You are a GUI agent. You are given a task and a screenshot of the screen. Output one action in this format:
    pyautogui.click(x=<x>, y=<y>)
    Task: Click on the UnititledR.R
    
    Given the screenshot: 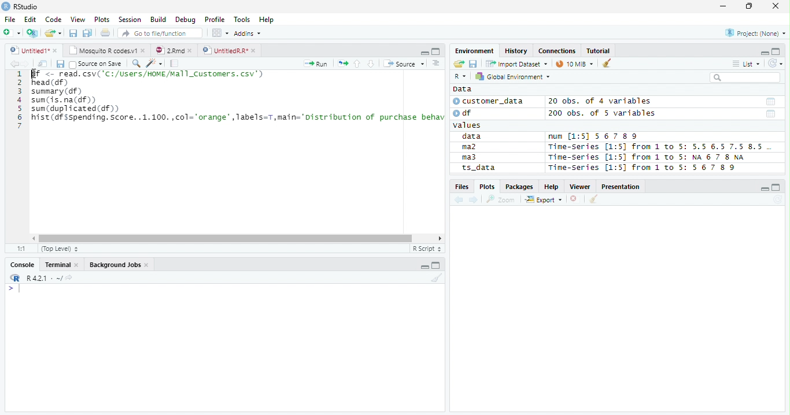 What is the action you would take?
    pyautogui.click(x=230, y=51)
    